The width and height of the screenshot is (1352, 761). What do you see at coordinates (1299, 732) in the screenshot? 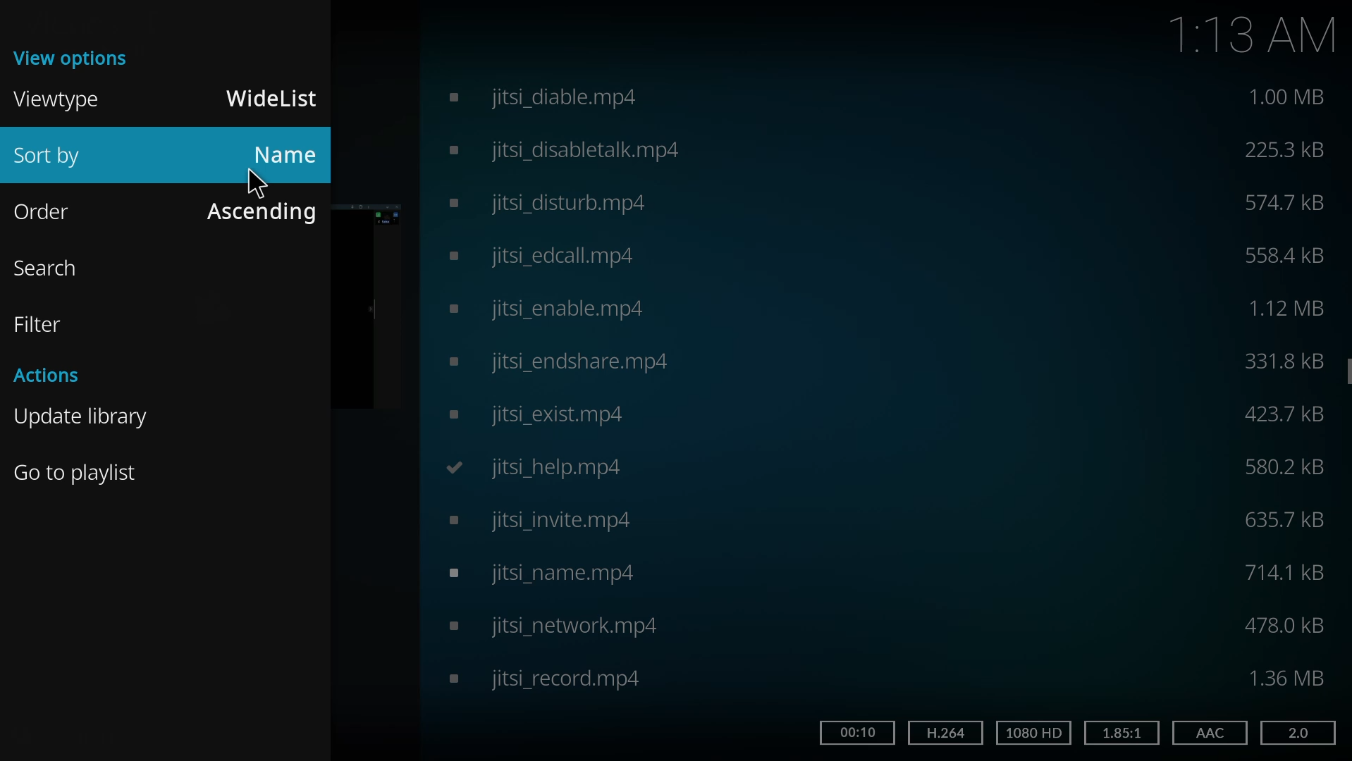
I see `2` at bounding box center [1299, 732].